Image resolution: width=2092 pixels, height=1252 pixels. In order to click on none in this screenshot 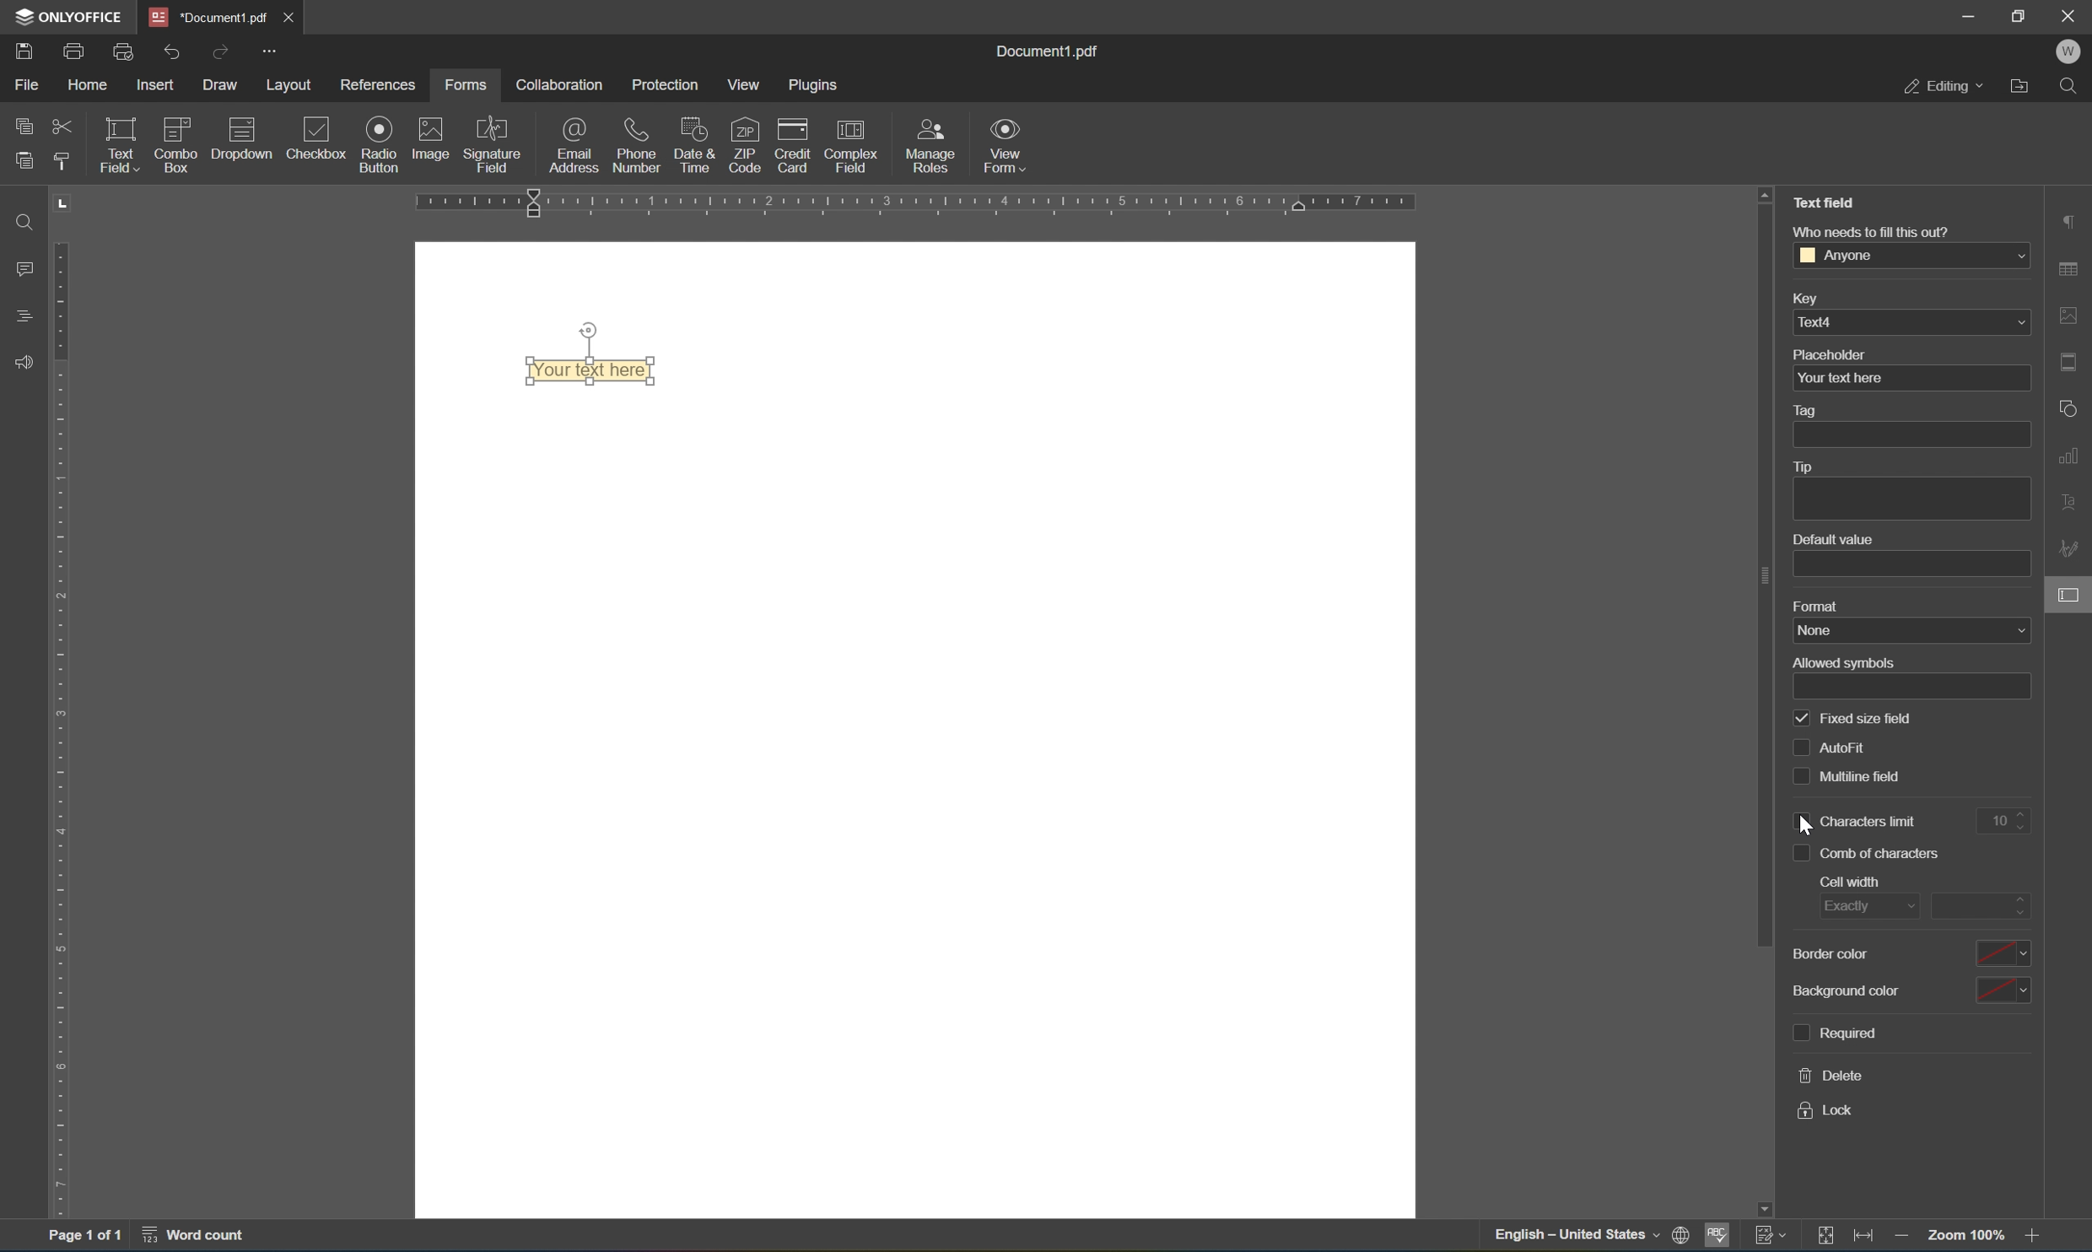, I will do `click(1913, 631)`.